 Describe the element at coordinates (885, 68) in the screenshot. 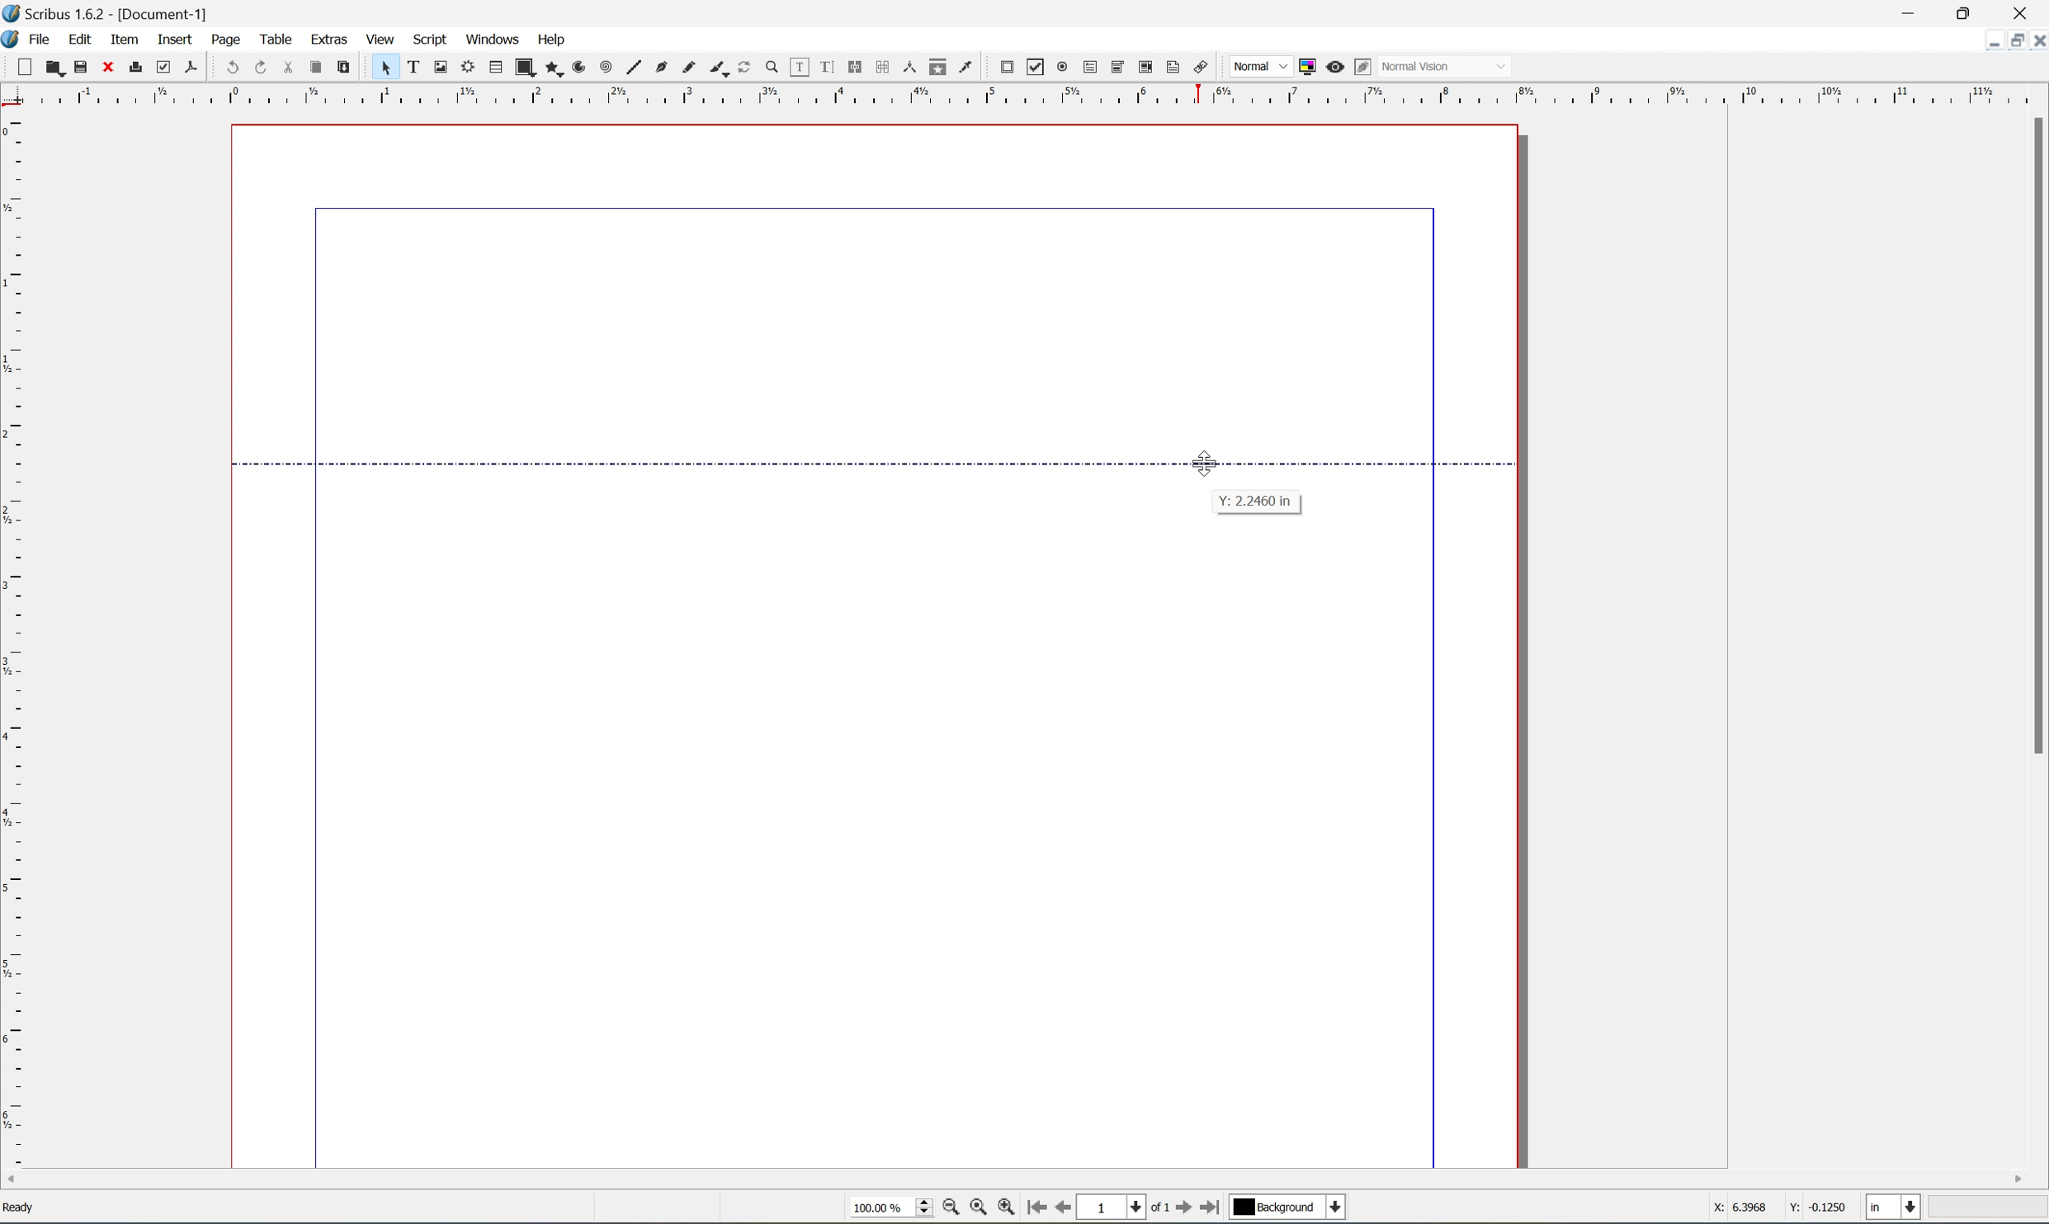

I see `unlink text frames` at that location.